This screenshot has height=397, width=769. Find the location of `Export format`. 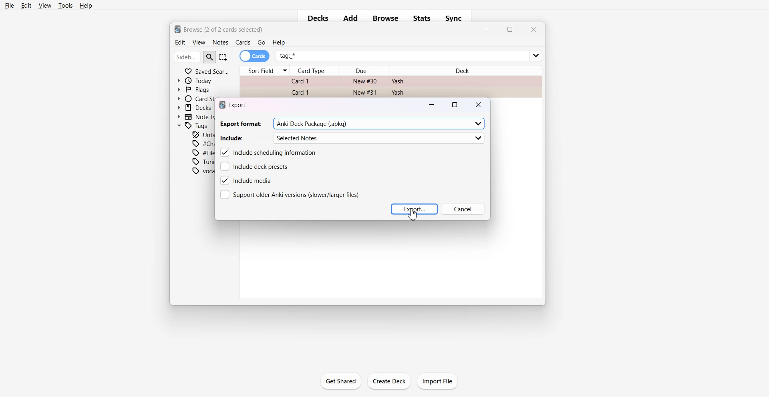

Export format is located at coordinates (352, 124).